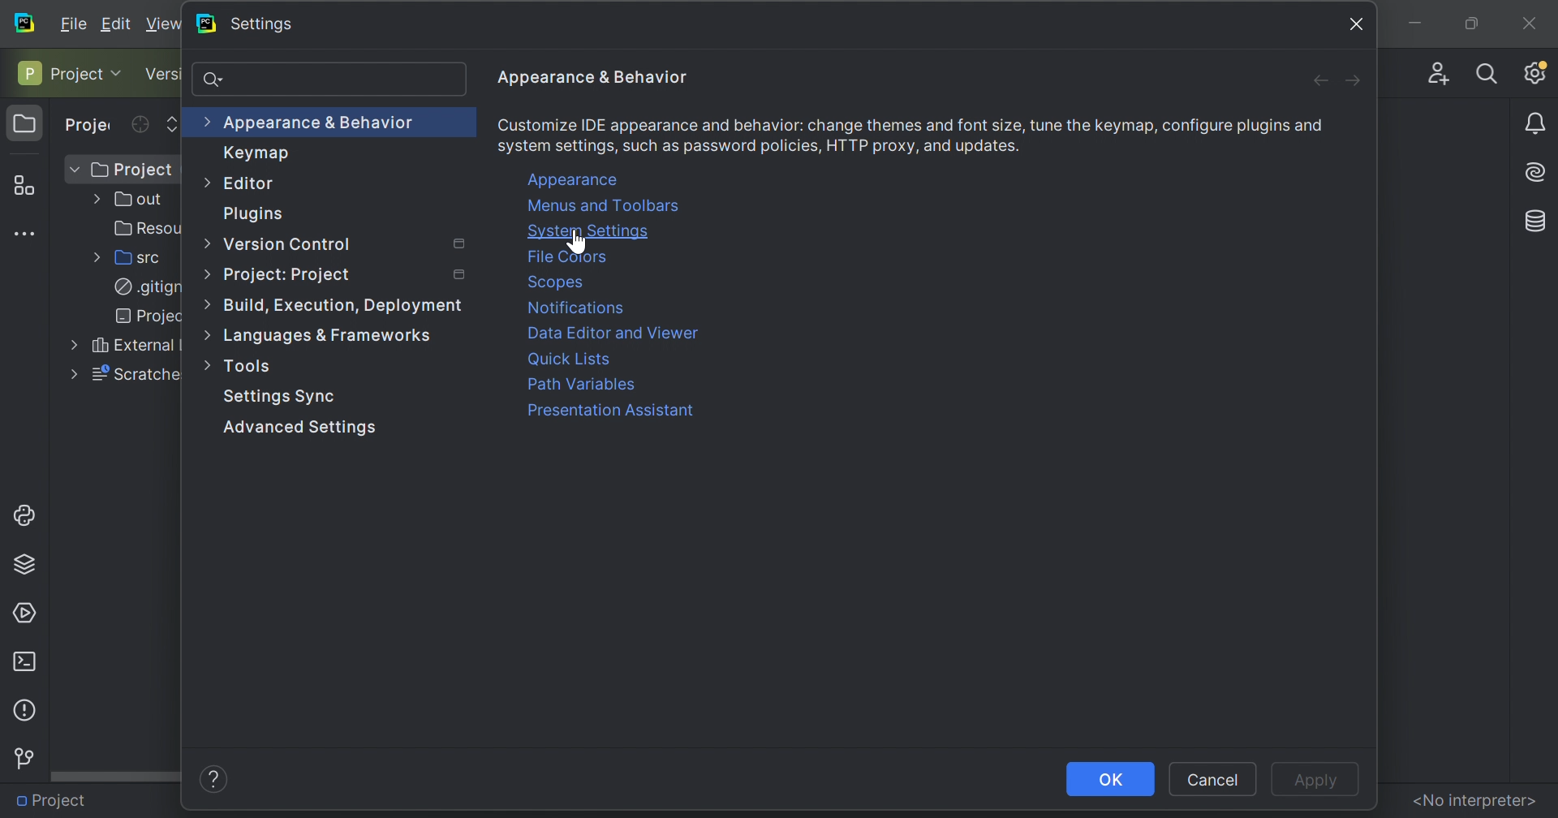 The width and height of the screenshot is (1558, 818). What do you see at coordinates (142, 287) in the screenshot?
I see `.gitignore` at bounding box center [142, 287].